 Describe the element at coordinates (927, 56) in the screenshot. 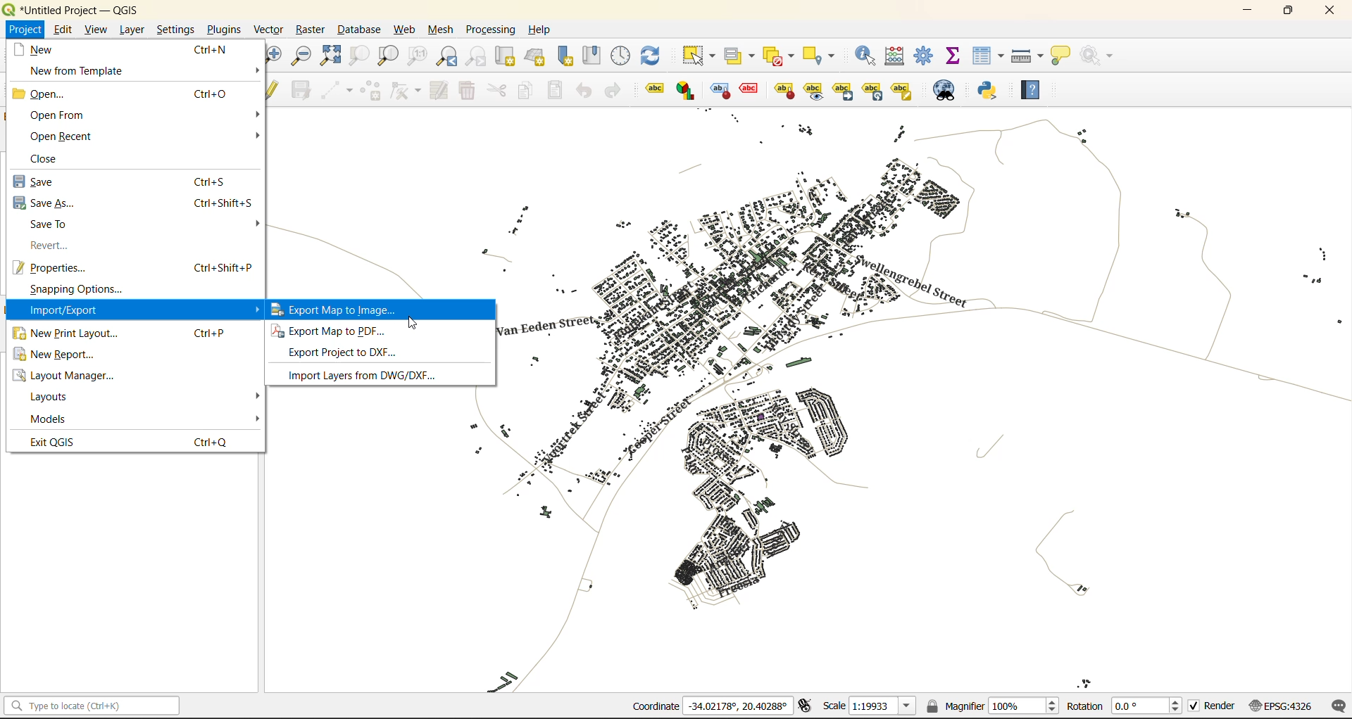

I see `toolbox` at that location.